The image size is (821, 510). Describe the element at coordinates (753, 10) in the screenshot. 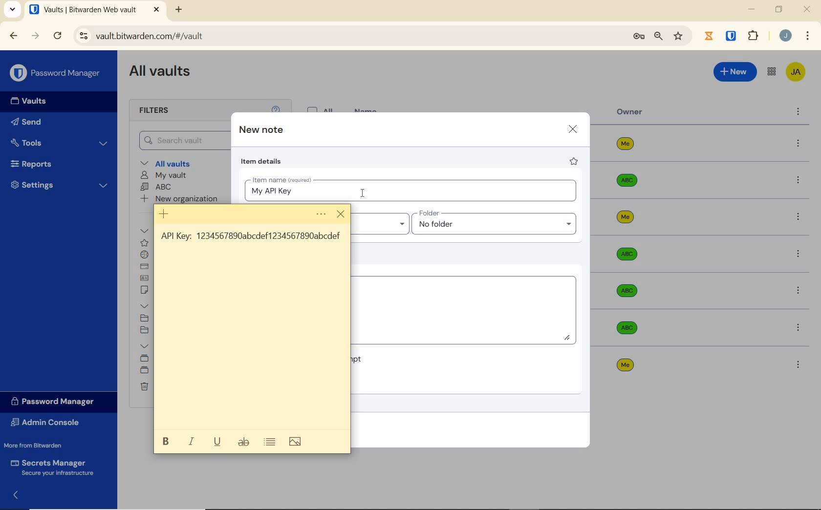

I see `MINIMIZE` at that location.